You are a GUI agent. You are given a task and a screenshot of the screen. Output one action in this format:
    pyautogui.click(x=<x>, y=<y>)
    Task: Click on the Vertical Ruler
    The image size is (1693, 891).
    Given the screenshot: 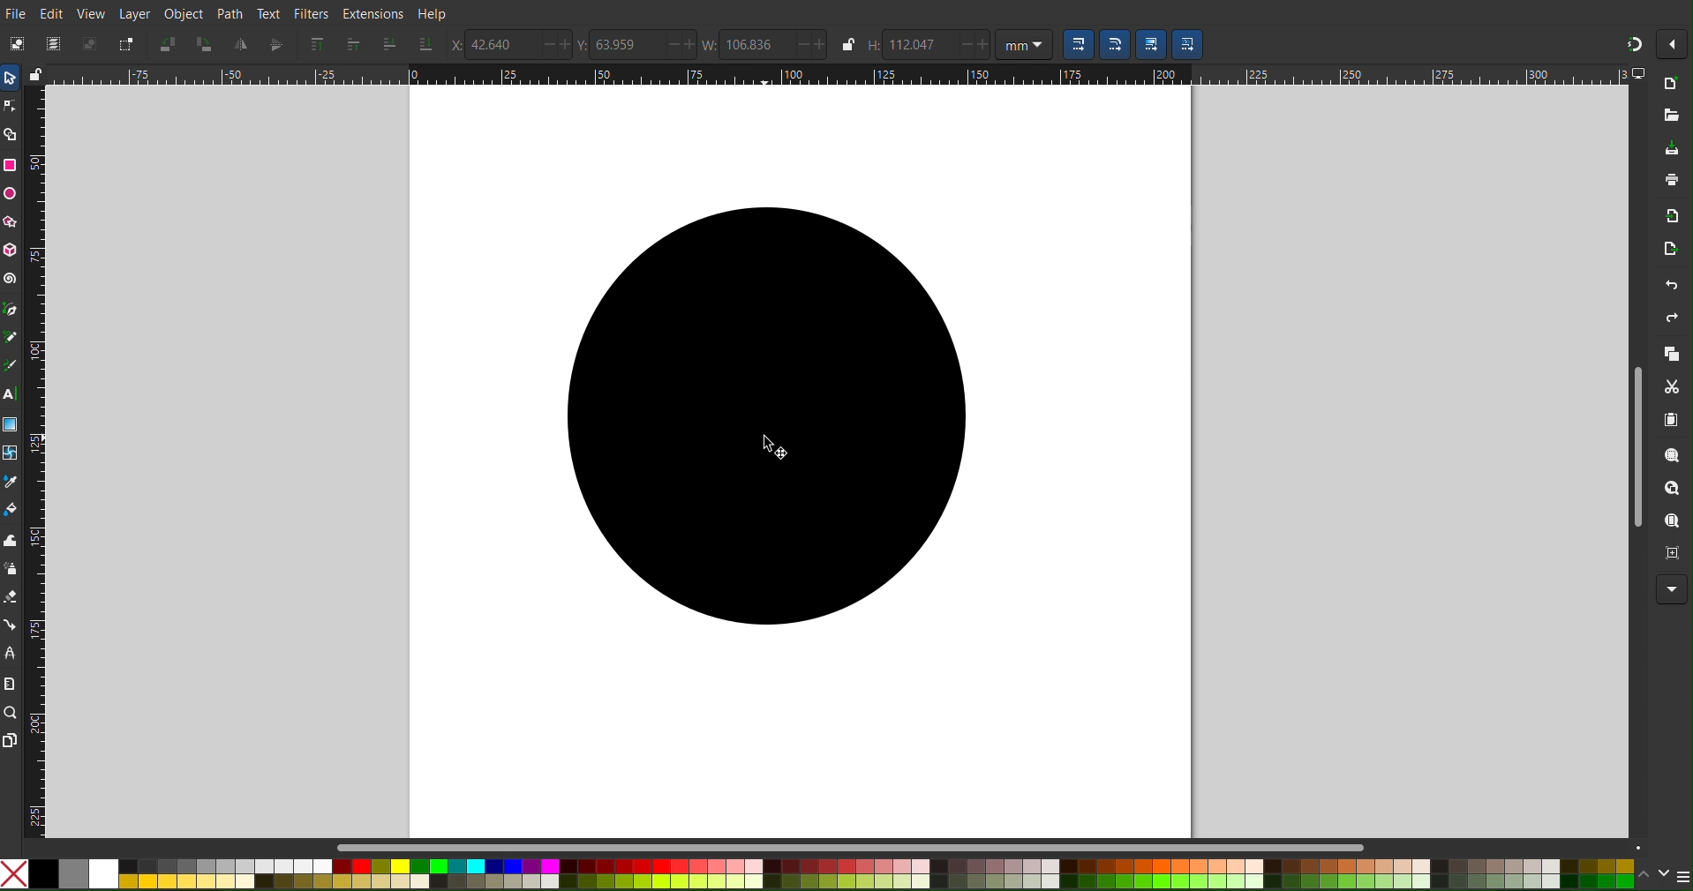 What is the action you would take?
    pyautogui.click(x=35, y=461)
    